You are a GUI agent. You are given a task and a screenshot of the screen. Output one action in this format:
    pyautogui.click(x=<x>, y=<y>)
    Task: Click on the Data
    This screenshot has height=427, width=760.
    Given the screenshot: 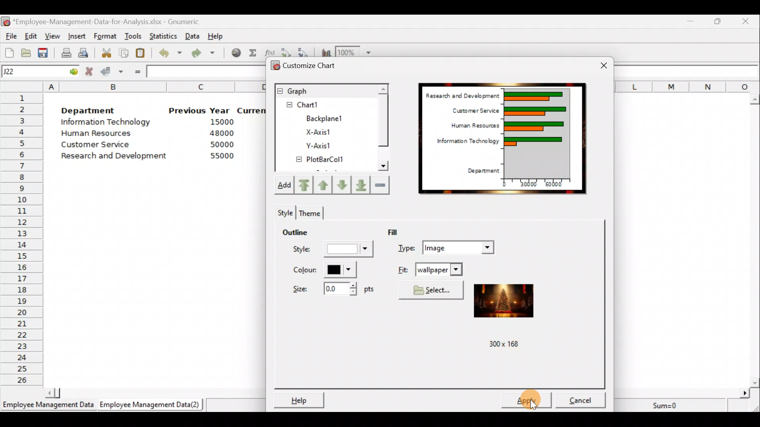 What is the action you would take?
    pyautogui.click(x=193, y=35)
    